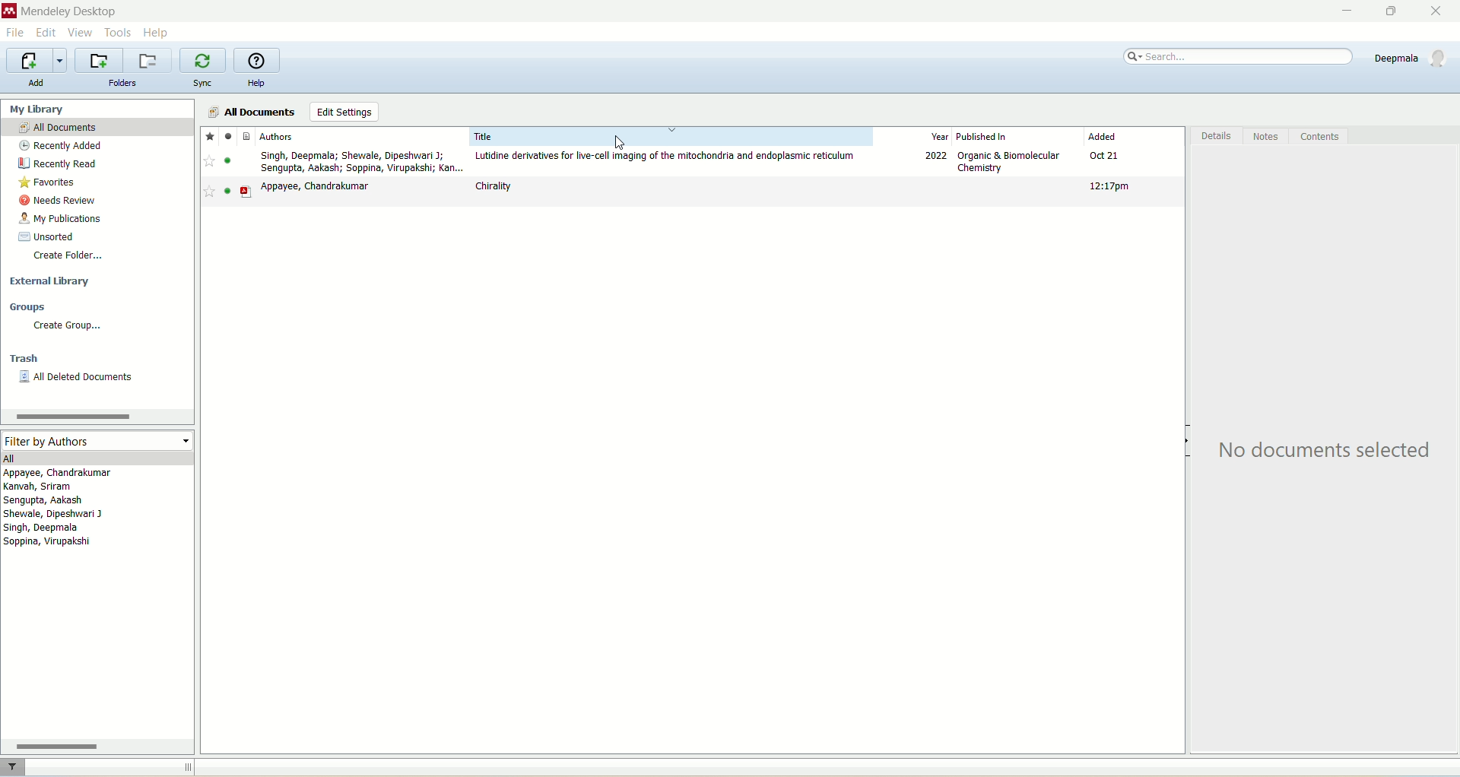 The image size is (1460, 777). Describe the element at coordinates (349, 114) in the screenshot. I see `edit settings` at that location.